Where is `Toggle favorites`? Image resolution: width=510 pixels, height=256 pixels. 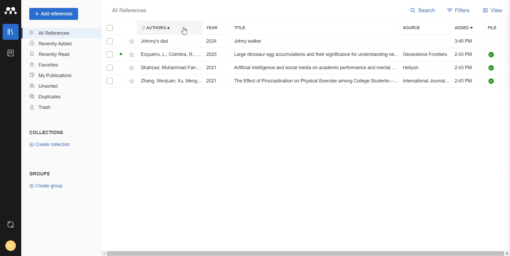 Toggle favorites is located at coordinates (131, 41).